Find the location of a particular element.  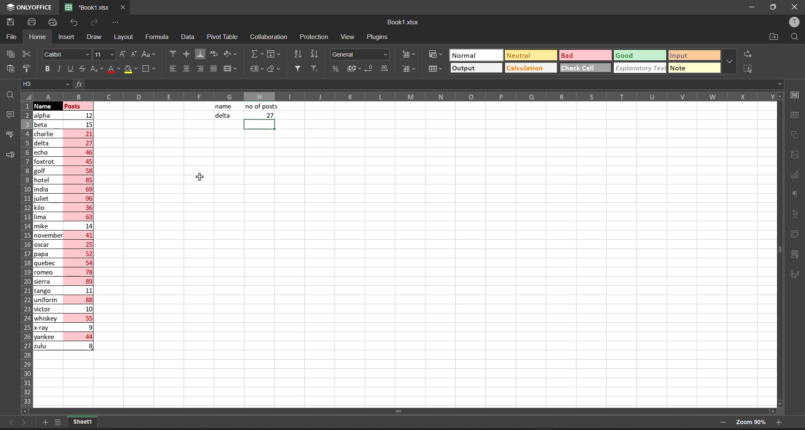

italic is located at coordinates (58, 69).